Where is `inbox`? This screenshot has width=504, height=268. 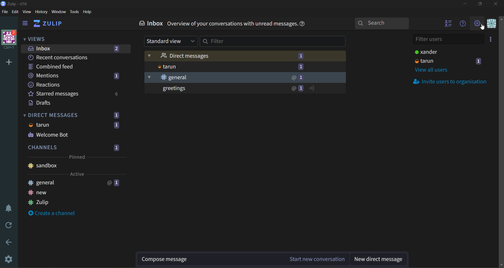
inbox is located at coordinates (77, 49).